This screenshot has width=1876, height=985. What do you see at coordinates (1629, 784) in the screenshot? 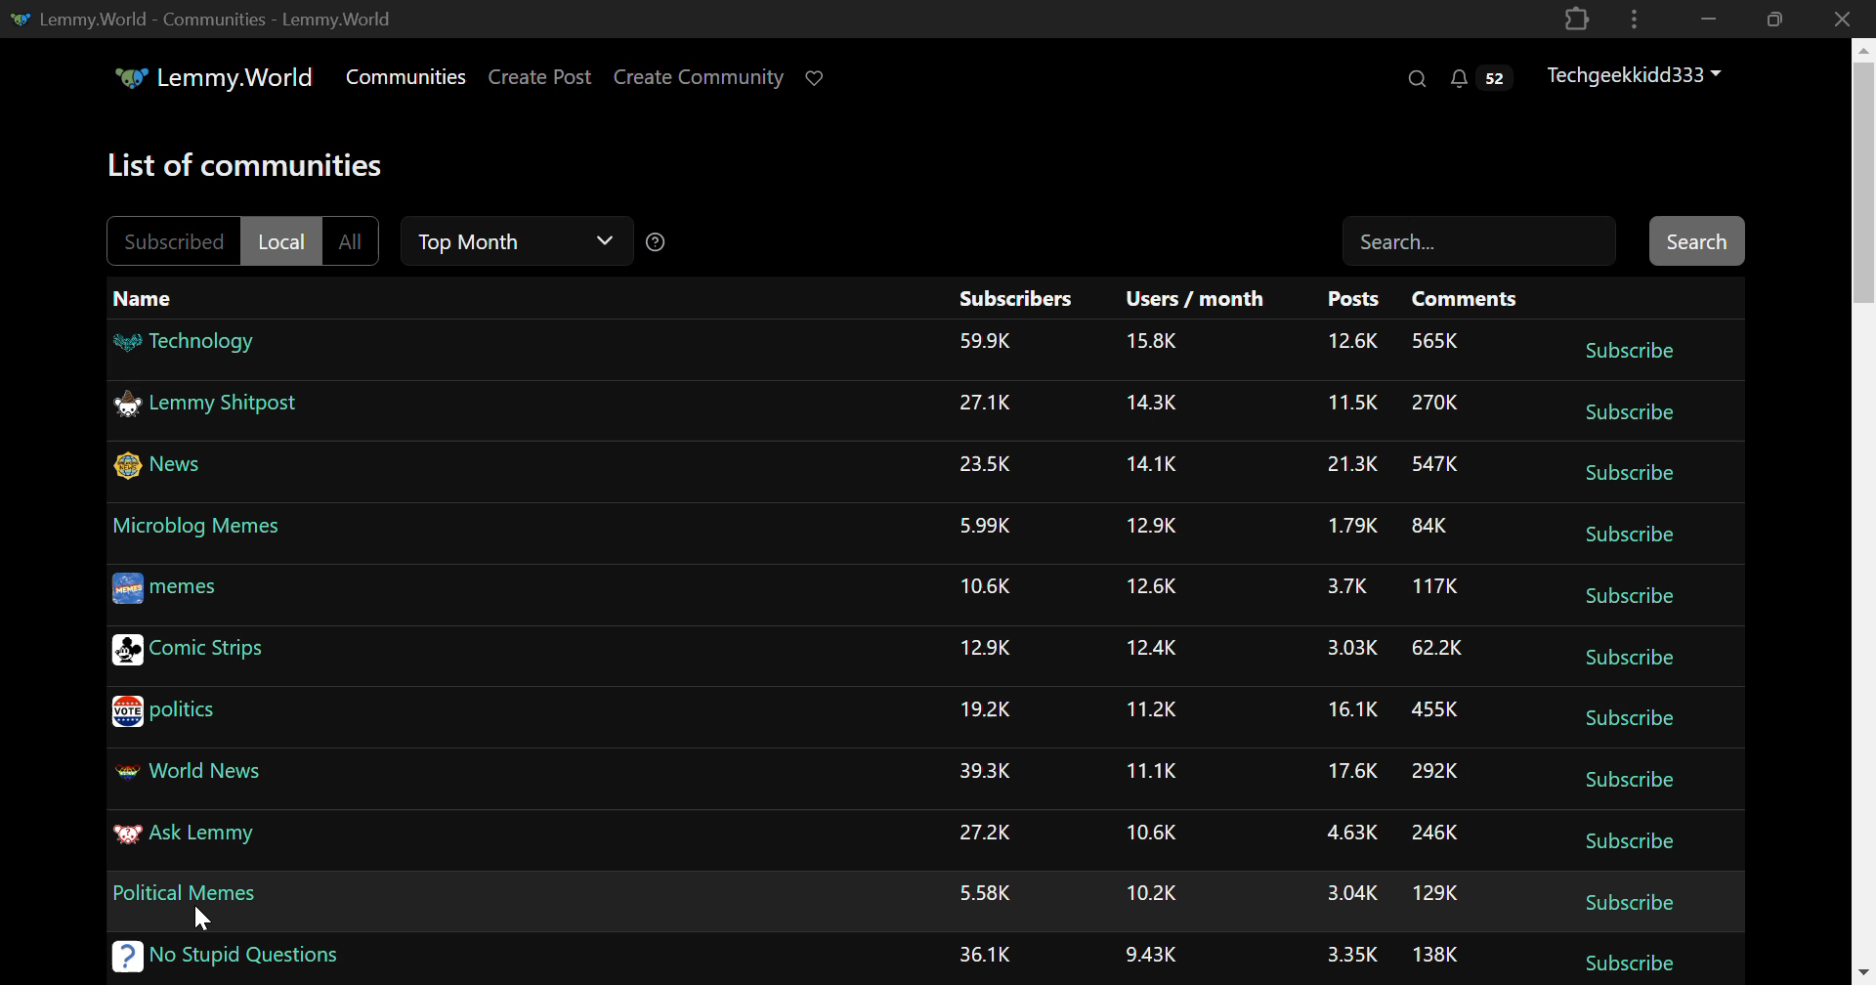
I see `Subscribe` at bounding box center [1629, 784].